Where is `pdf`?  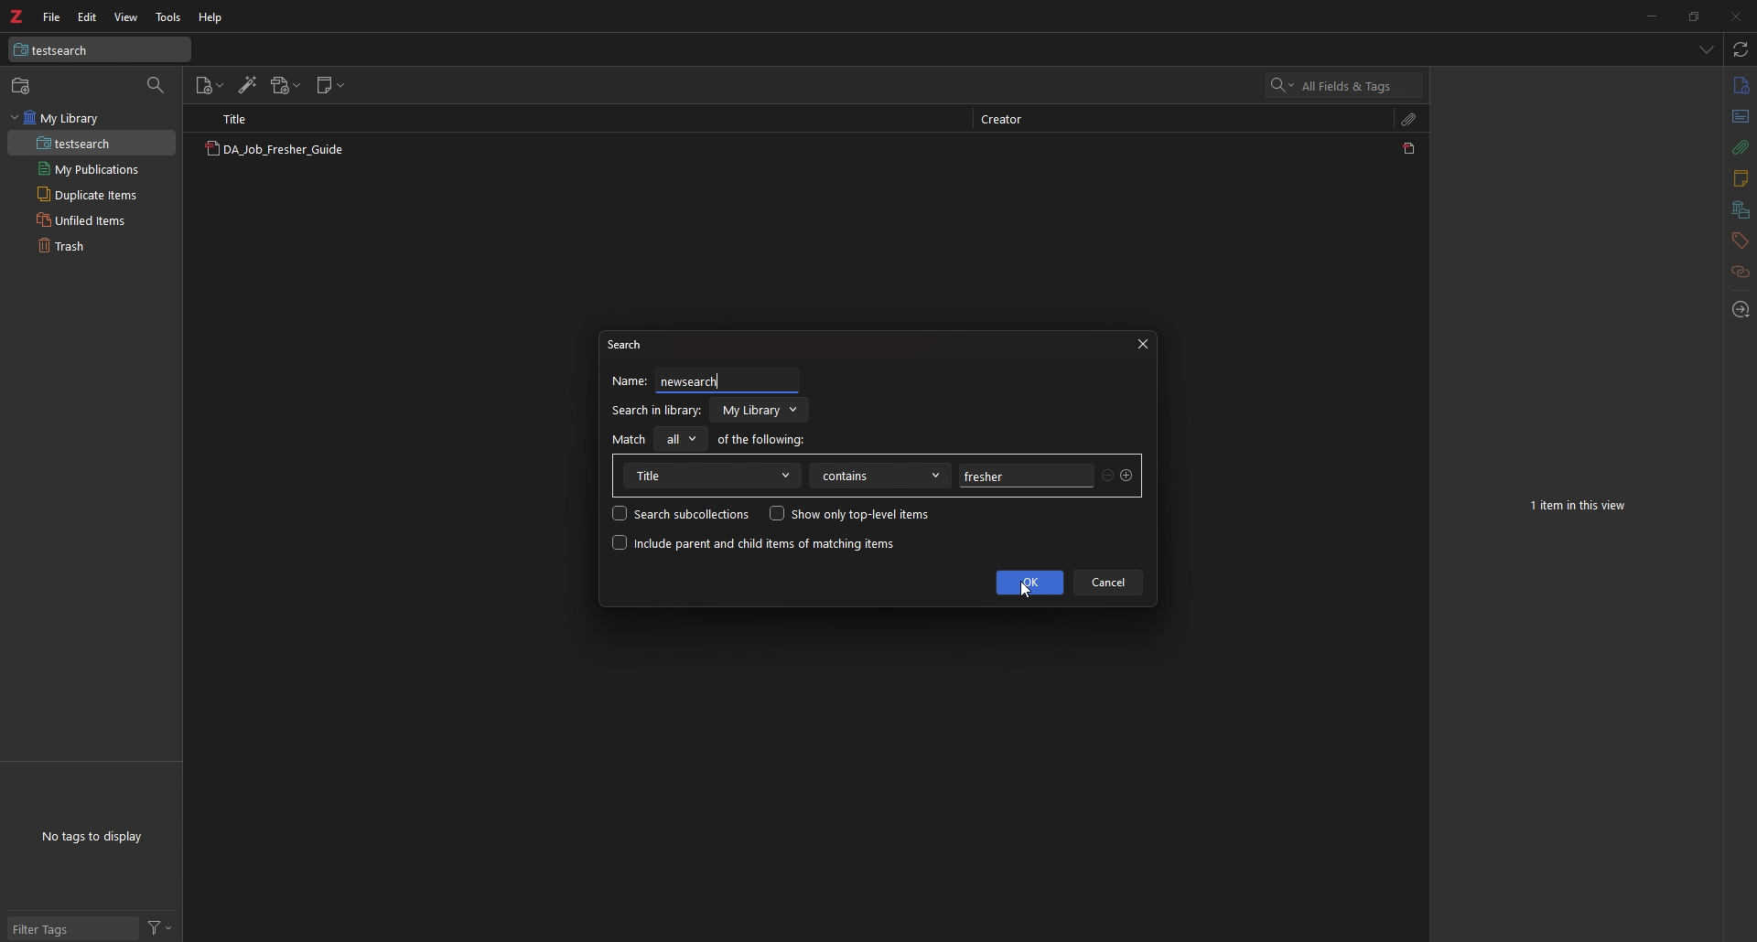 pdf is located at coordinates (1411, 148).